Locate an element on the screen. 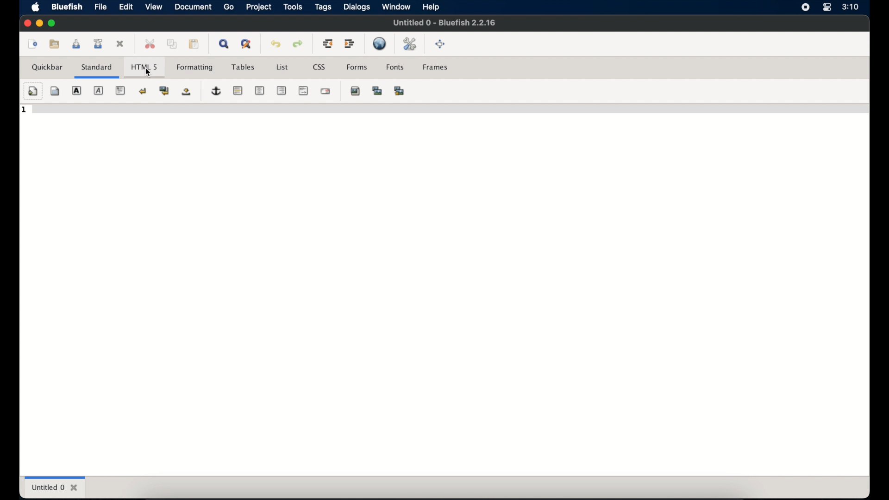 The image size is (889, 500). time is located at coordinates (850, 7).